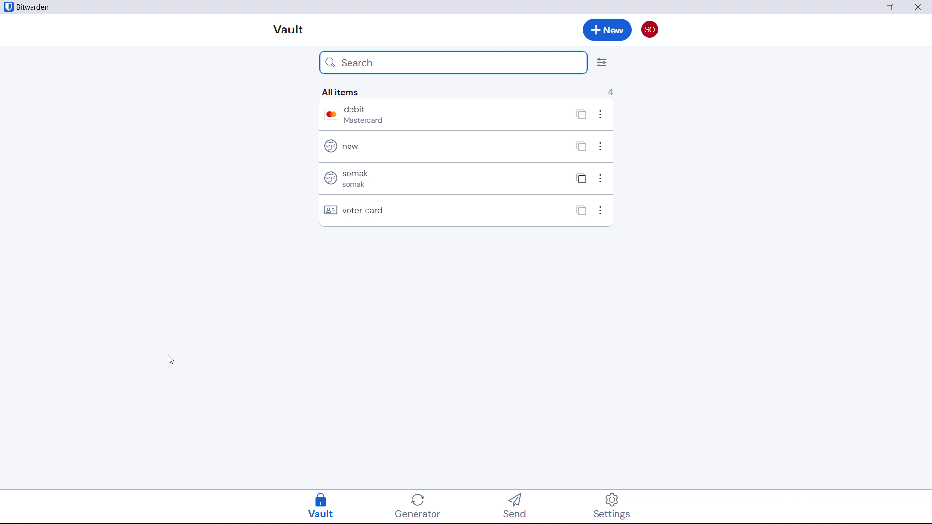 The image size is (932, 524). Describe the element at coordinates (600, 178) in the screenshot. I see `option for "somak"` at that location.